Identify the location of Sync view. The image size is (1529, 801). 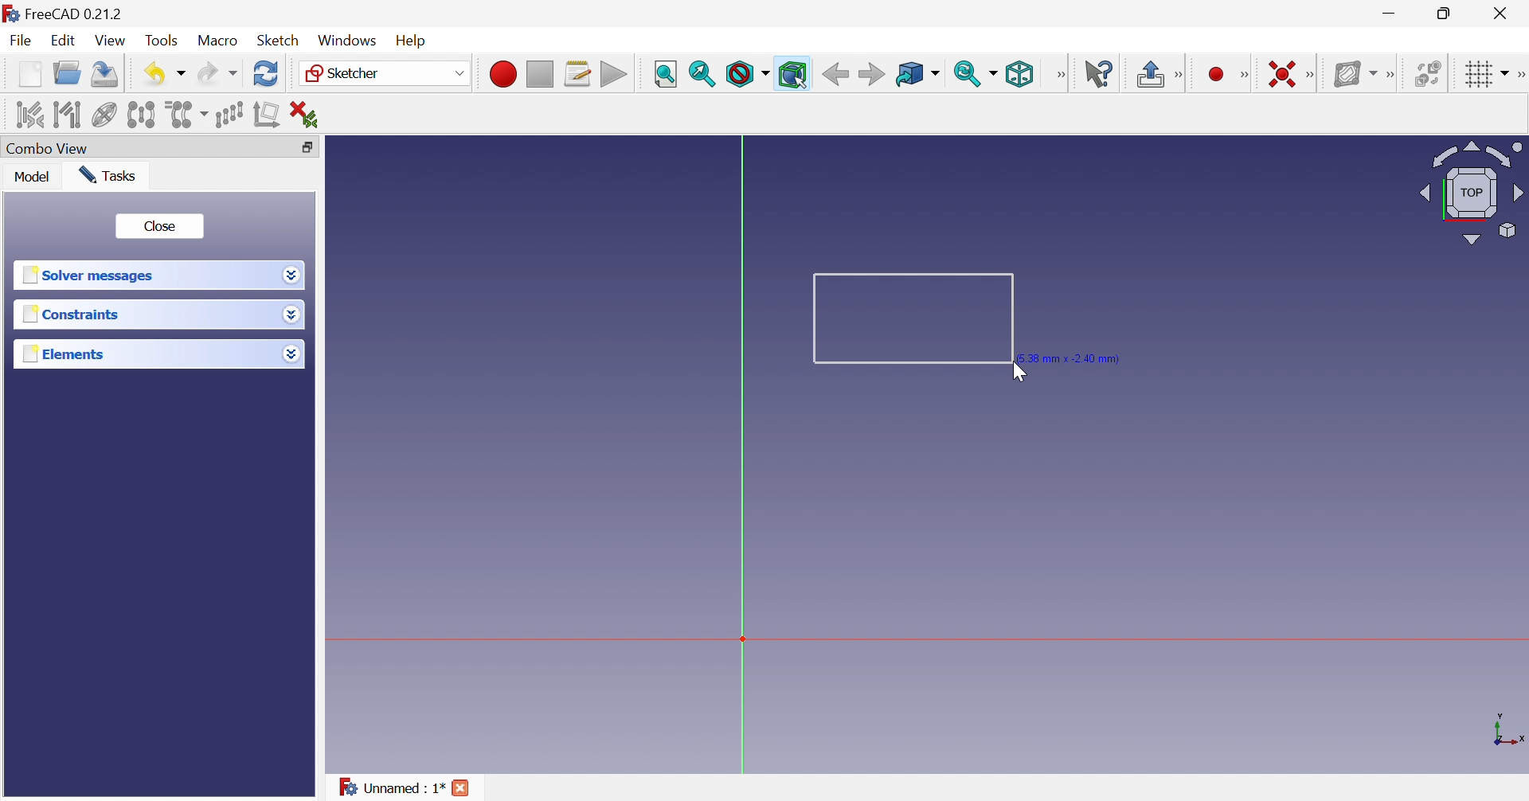
(976, 74).